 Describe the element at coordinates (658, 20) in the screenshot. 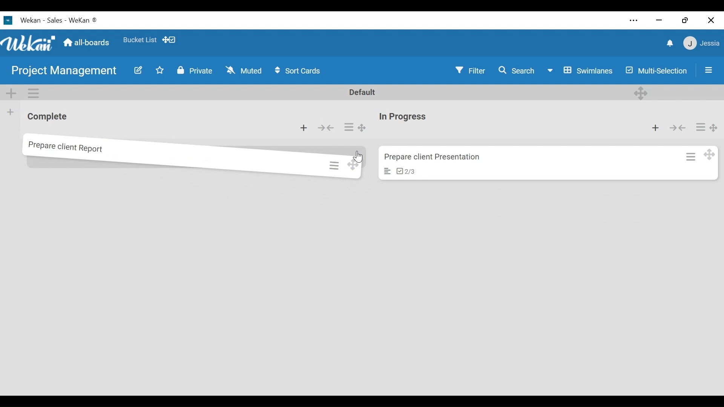

I see `minimize` at that location.